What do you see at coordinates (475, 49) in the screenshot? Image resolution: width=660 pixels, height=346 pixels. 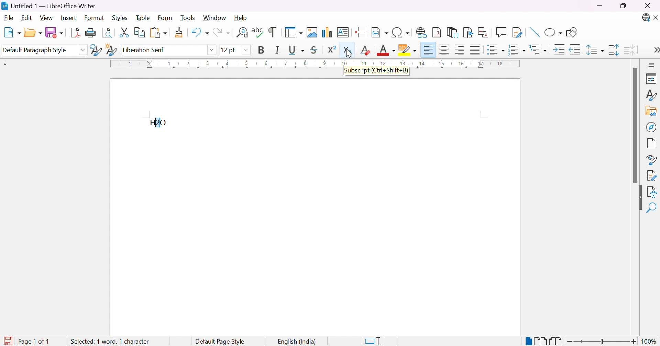 I see `Justified` at bounding box center [475, 49].